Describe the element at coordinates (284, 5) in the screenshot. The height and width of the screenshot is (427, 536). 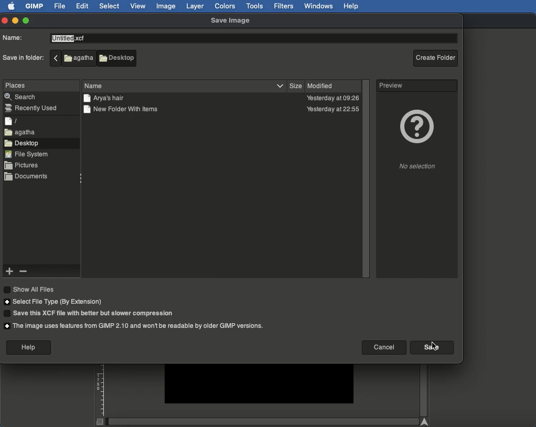
I see `Filters` at that location.